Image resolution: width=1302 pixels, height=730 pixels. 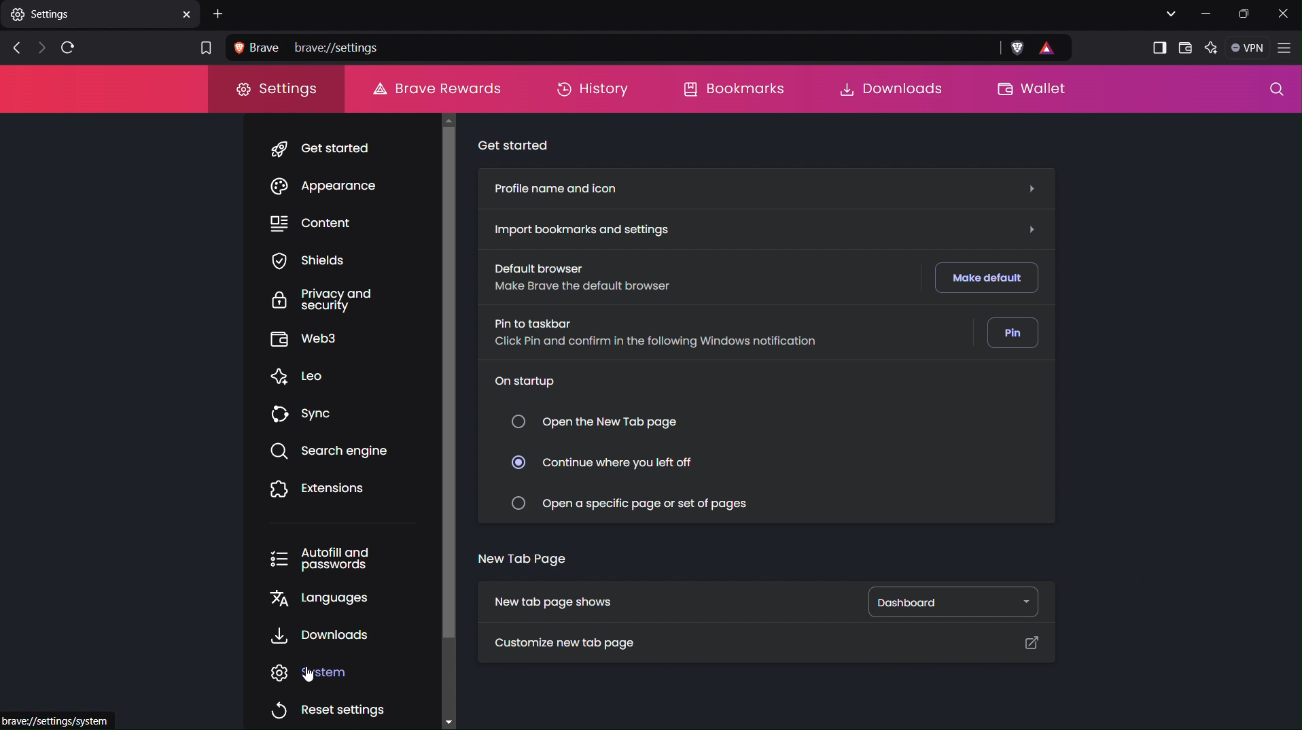 I want to click on Add New Tab, so click(x=220, y=13).